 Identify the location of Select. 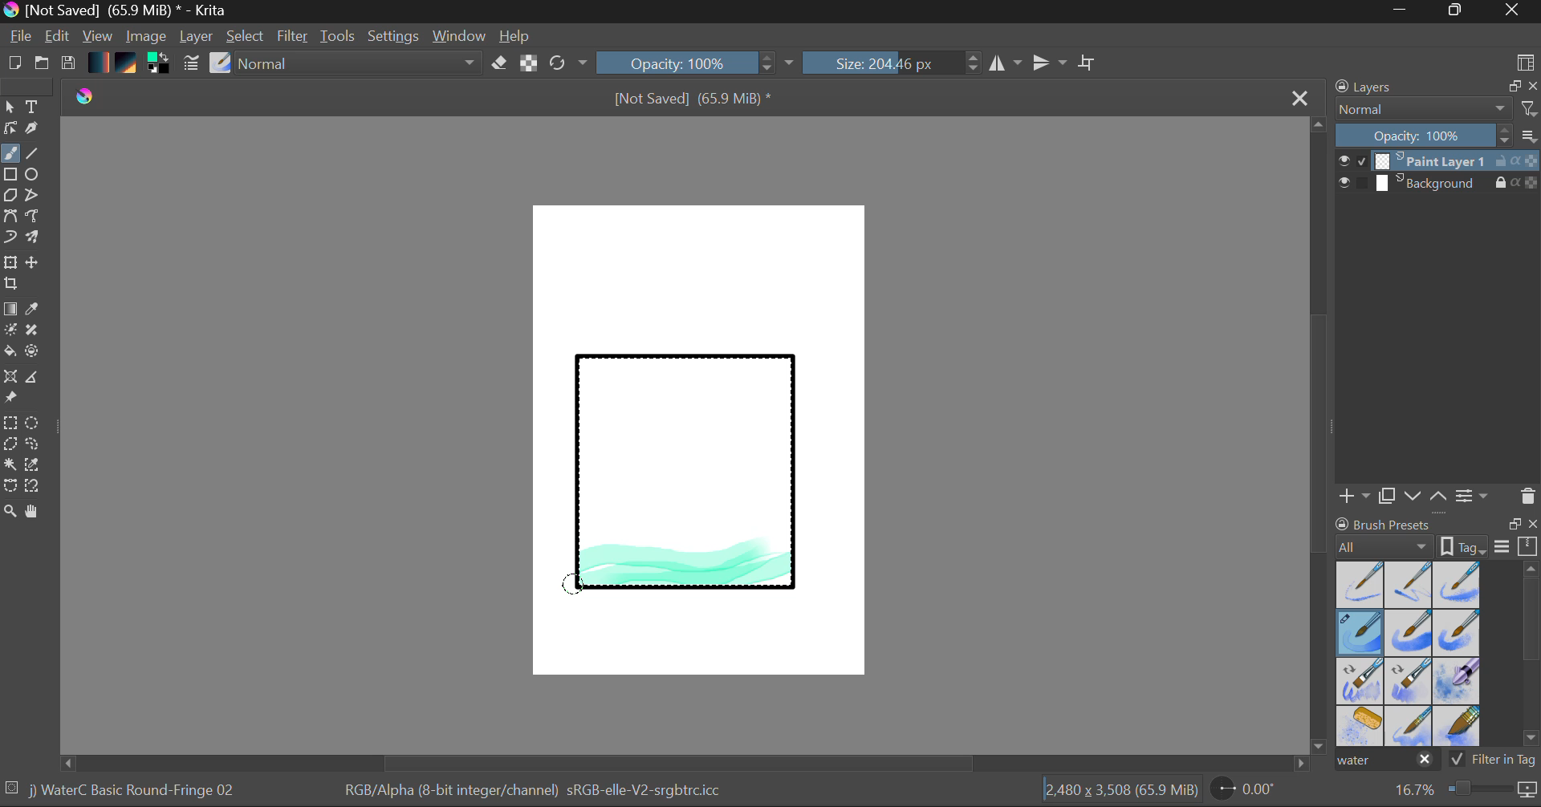
(10, 107).